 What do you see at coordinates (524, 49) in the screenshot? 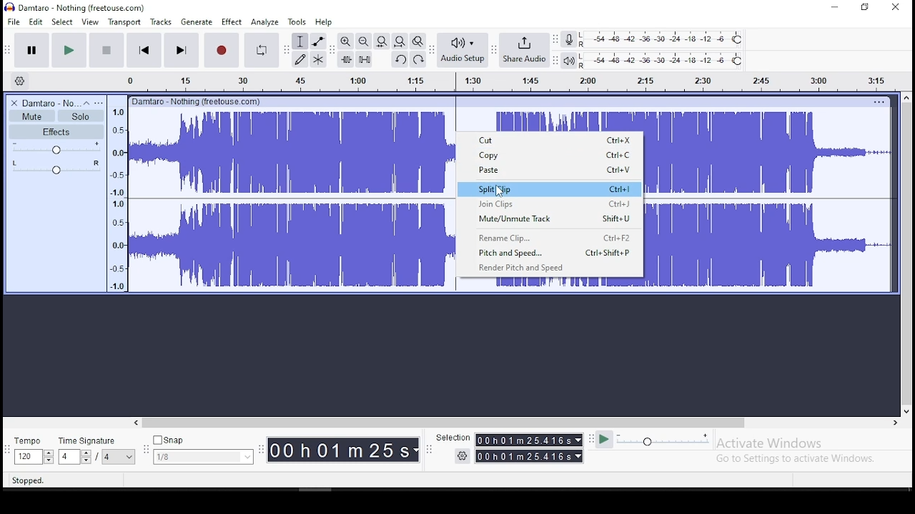
I see `share audio` at bounding box center [524, 49].